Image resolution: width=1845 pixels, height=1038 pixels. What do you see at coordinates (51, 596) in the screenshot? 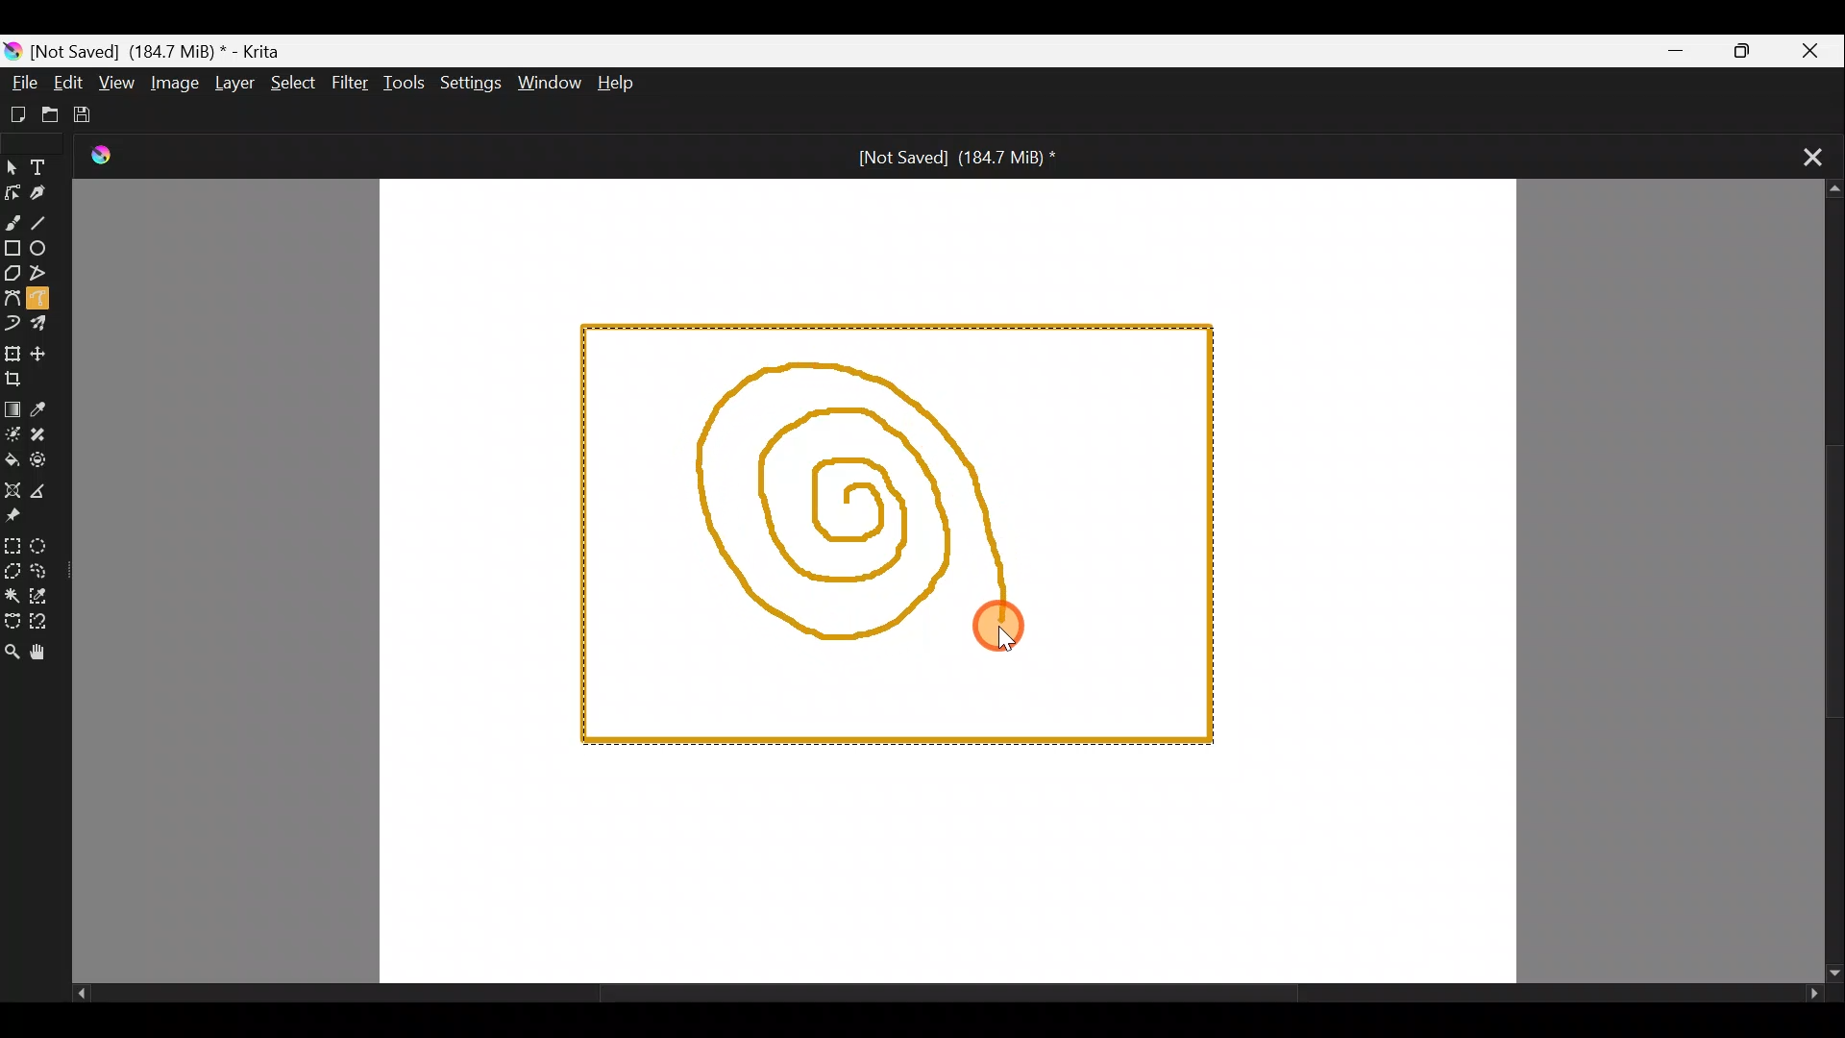
I see `Similar colour selection tool` at bounding box center [51, 596].